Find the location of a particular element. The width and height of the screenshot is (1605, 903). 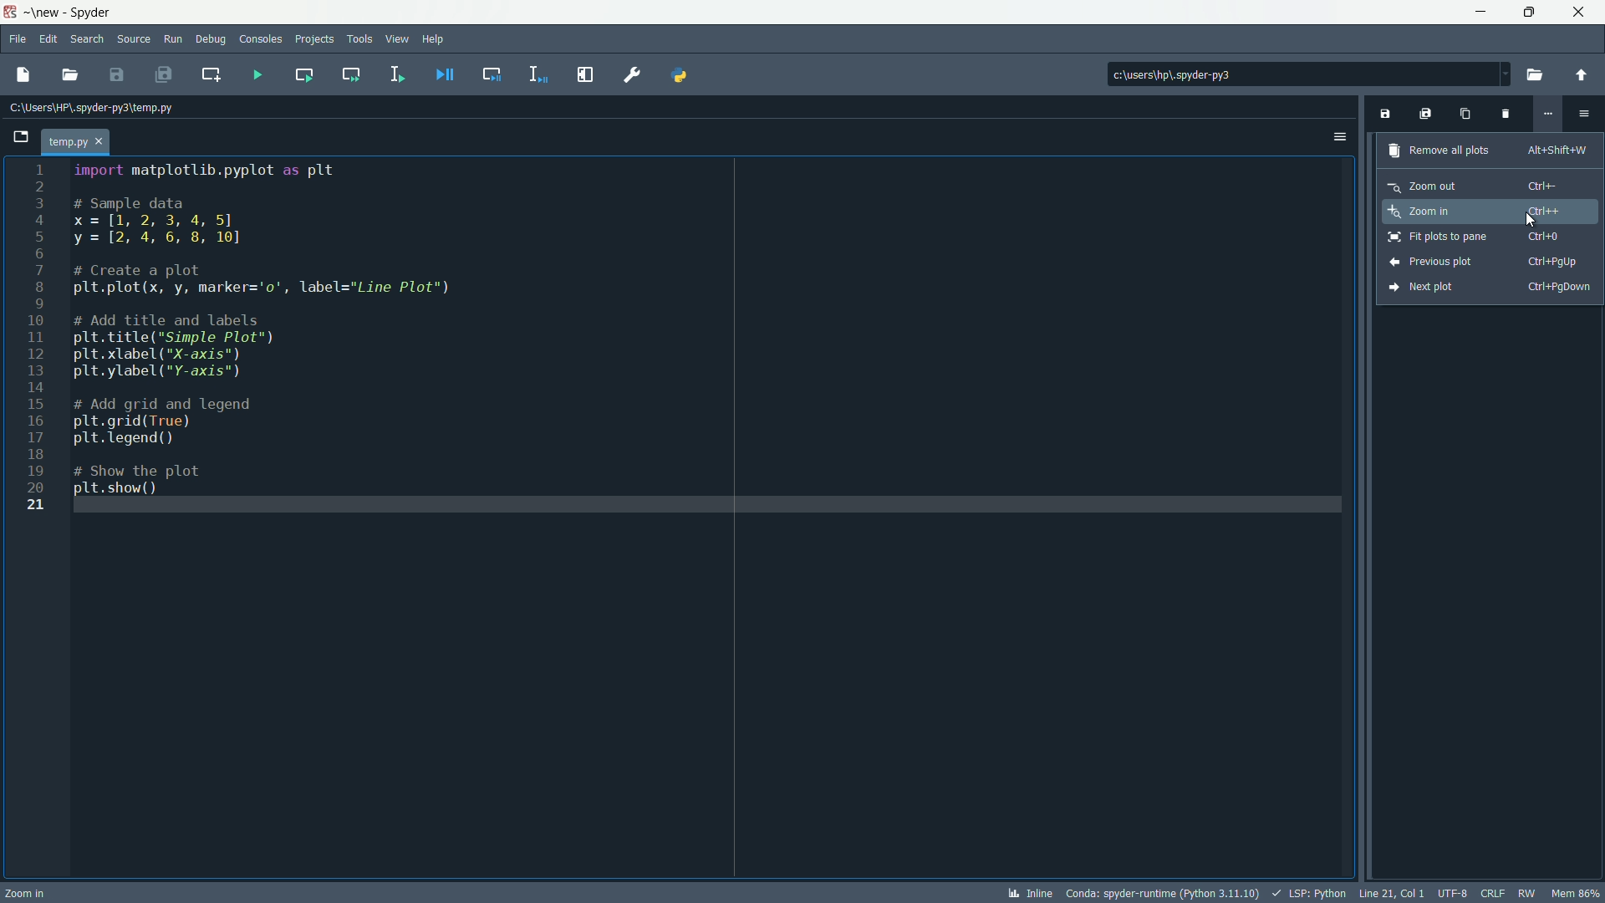

tools menu is located at coordinates (359, 38).